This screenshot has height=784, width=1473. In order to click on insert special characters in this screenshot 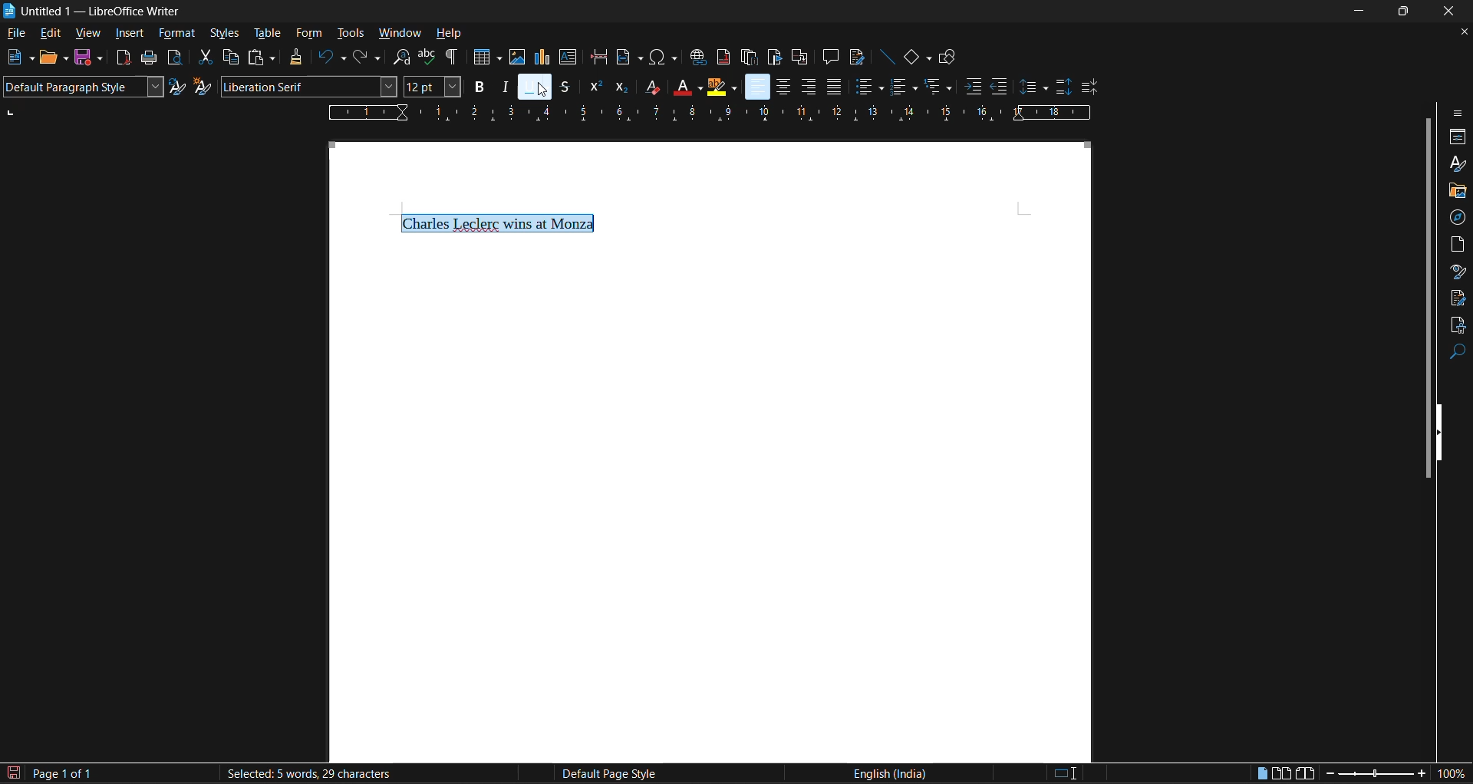, I will do `click(661, 57)`.